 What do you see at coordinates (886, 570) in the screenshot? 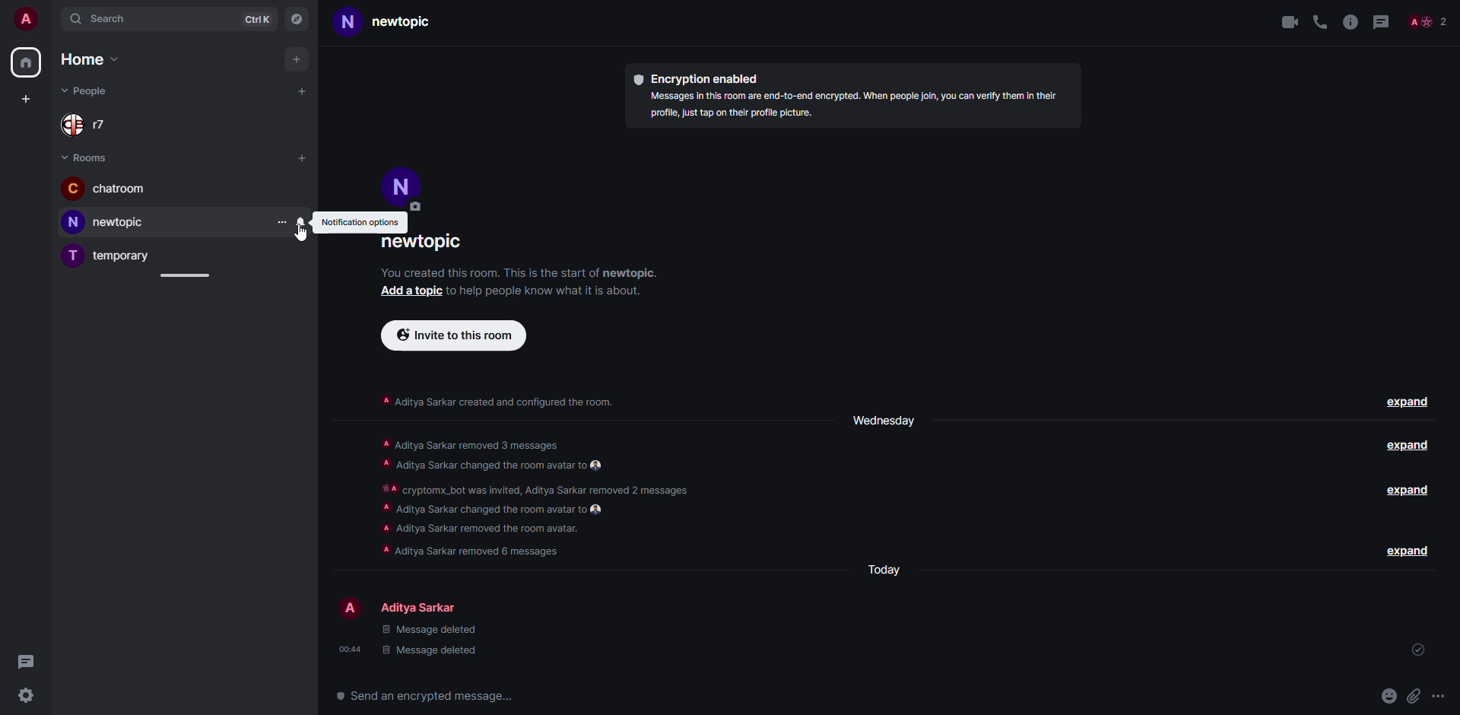
I see `day` at bounding box center [886, 570].